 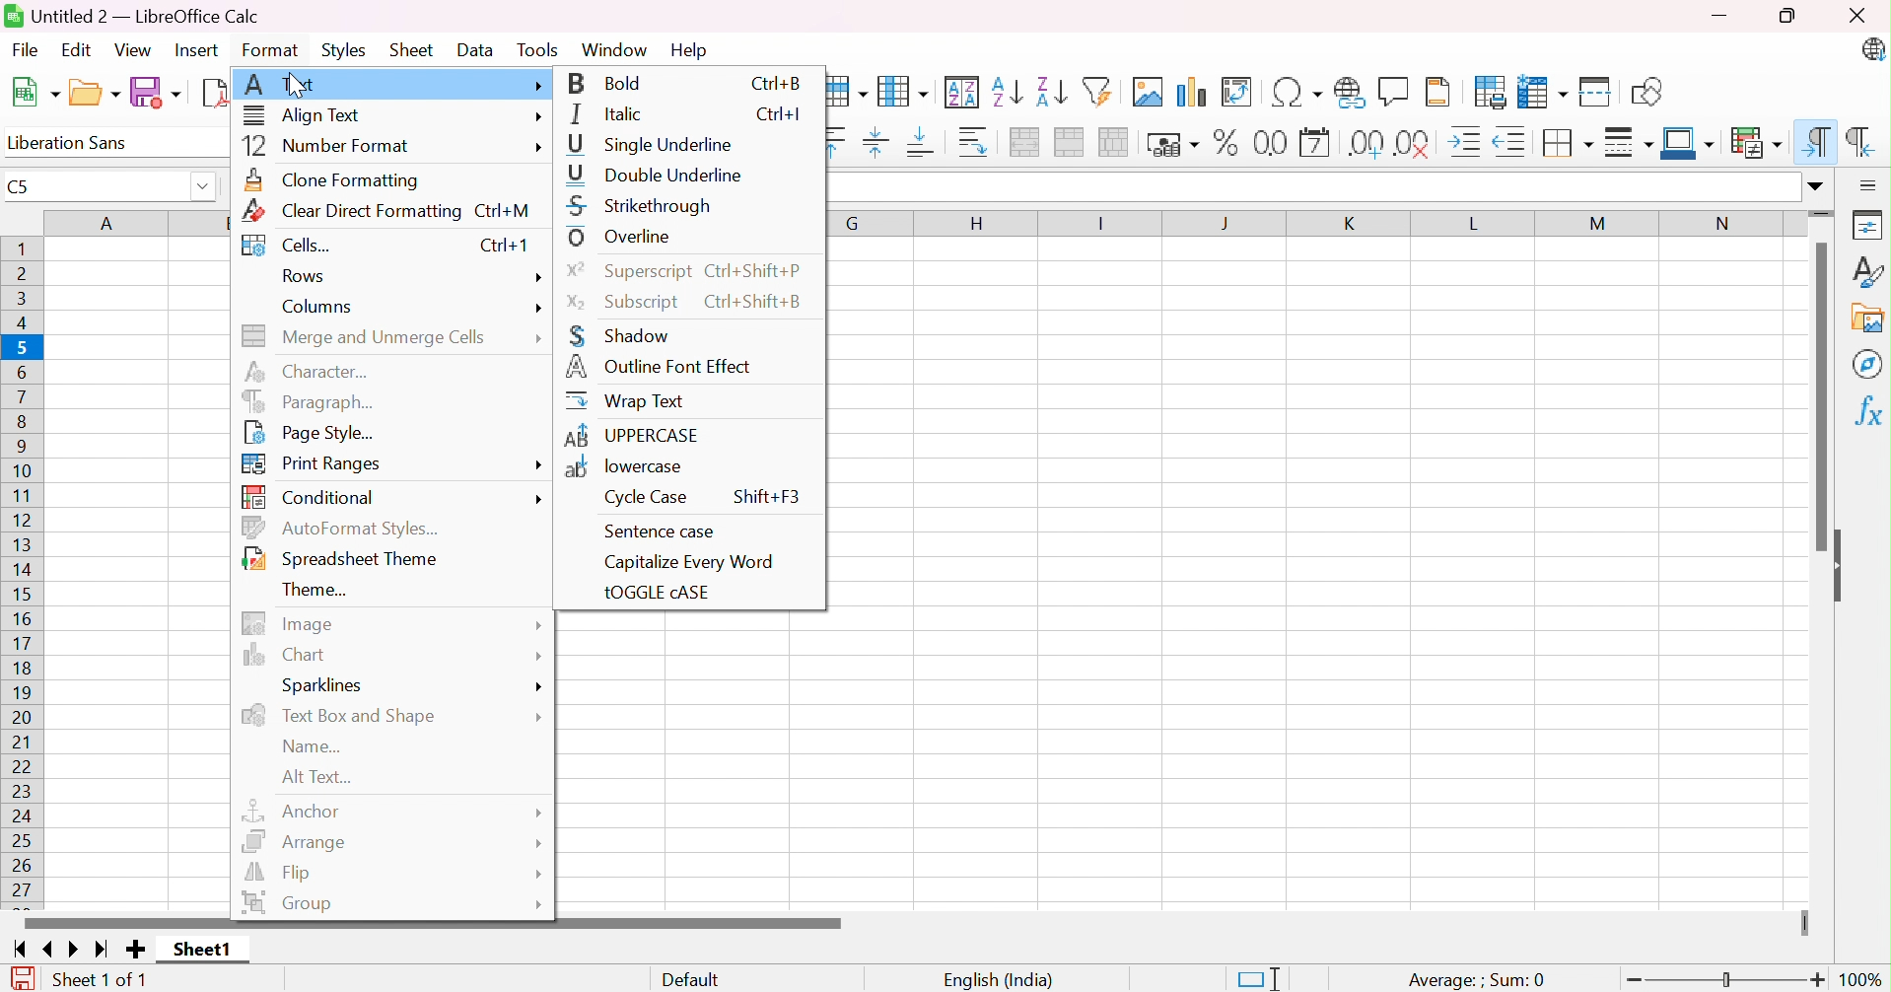 I want to click on Center Vertically, so click(x=881, y=145).